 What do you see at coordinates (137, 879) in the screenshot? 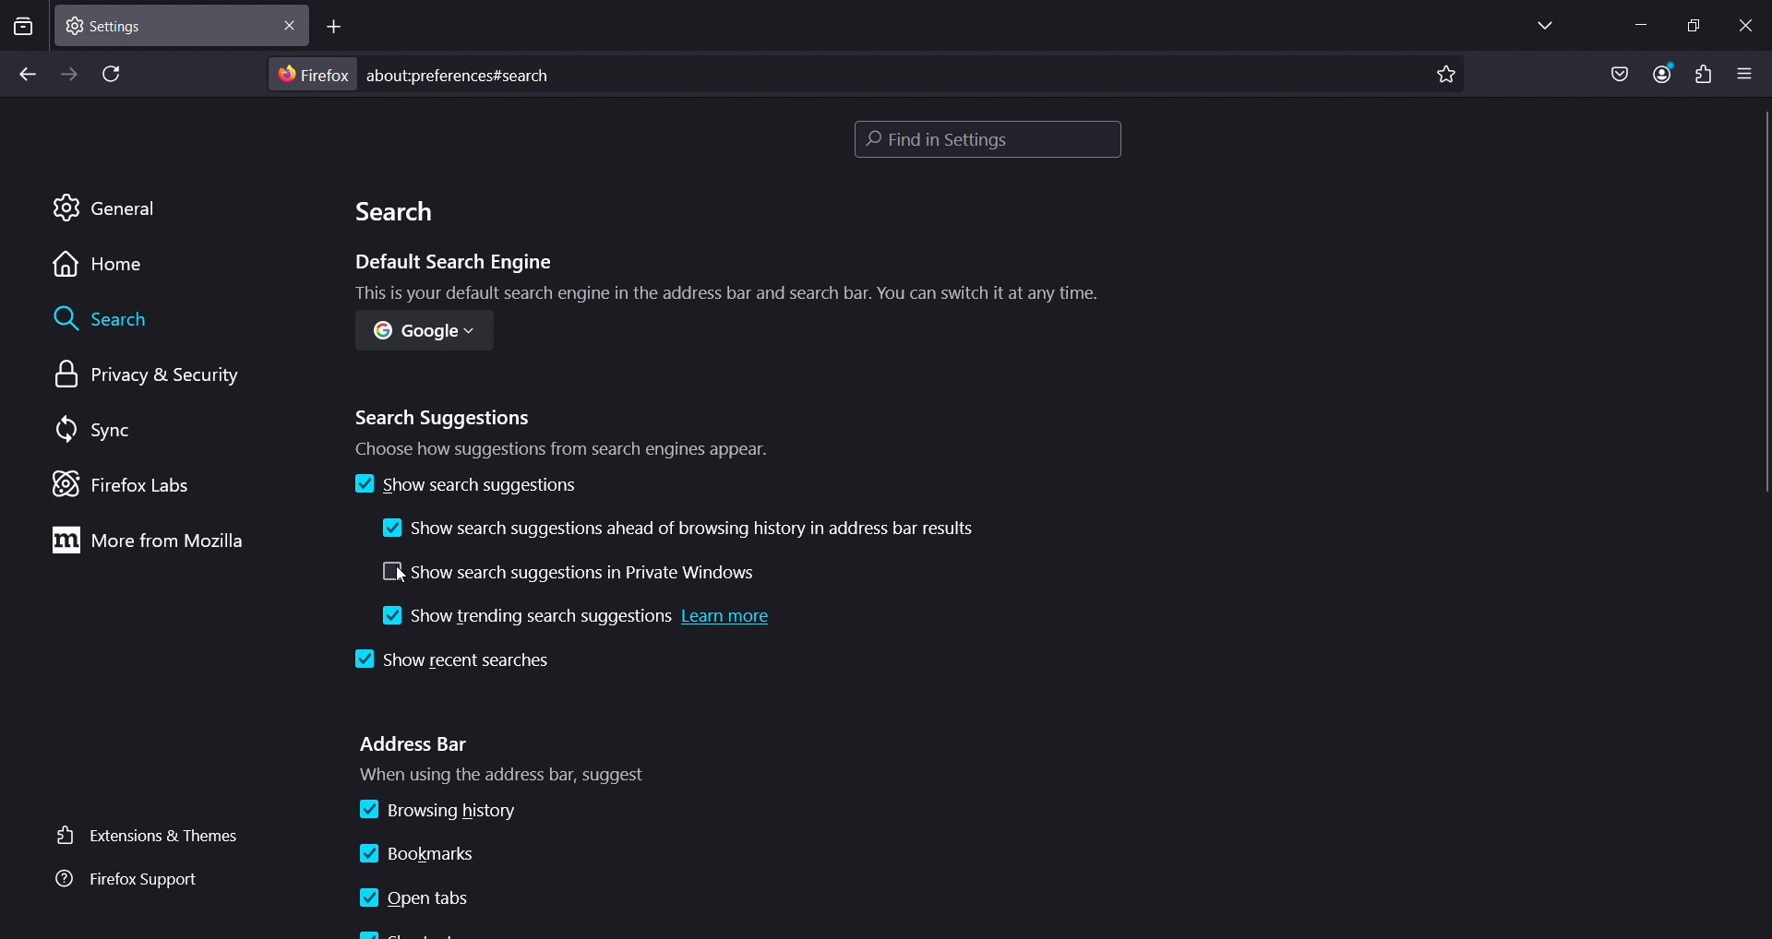
I see `firefox support` at bounding box center [137, 879].